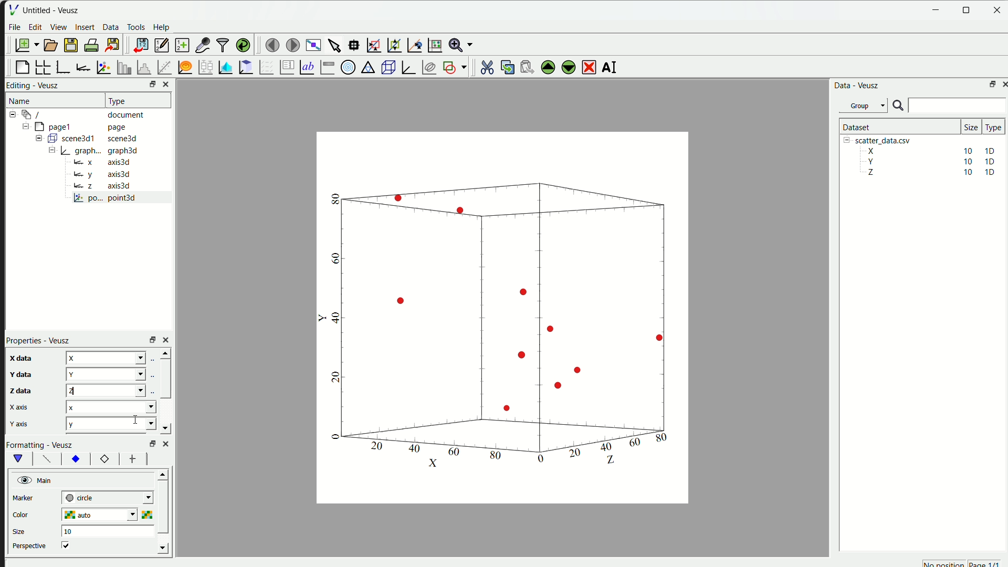 The height and width of the screenshot is (567, 1008). What do you see at coordinates (112, 408) in the screenshot?
I see `x` at bounding box center [112, 408].